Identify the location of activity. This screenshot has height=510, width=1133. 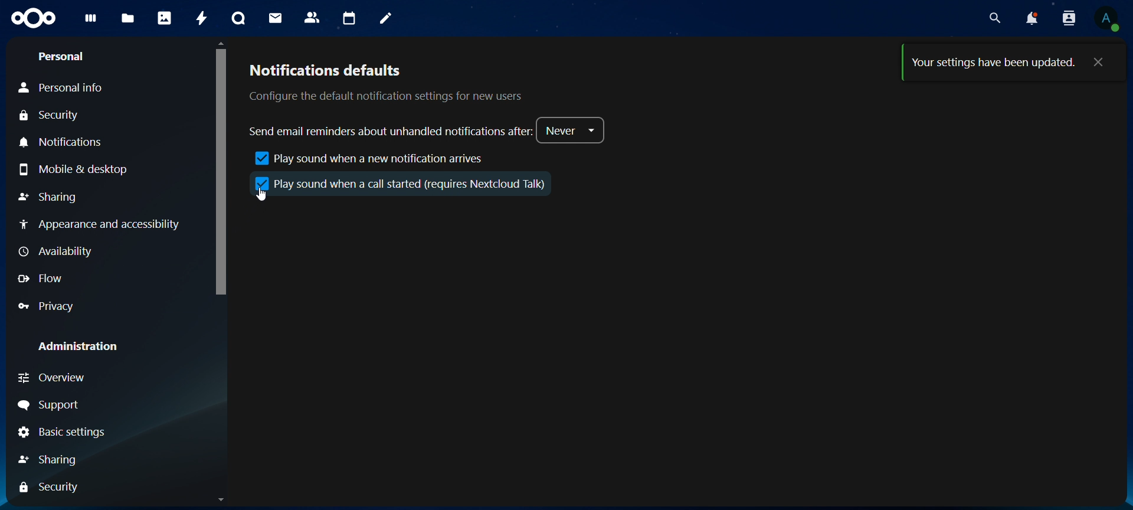
(201, 17).